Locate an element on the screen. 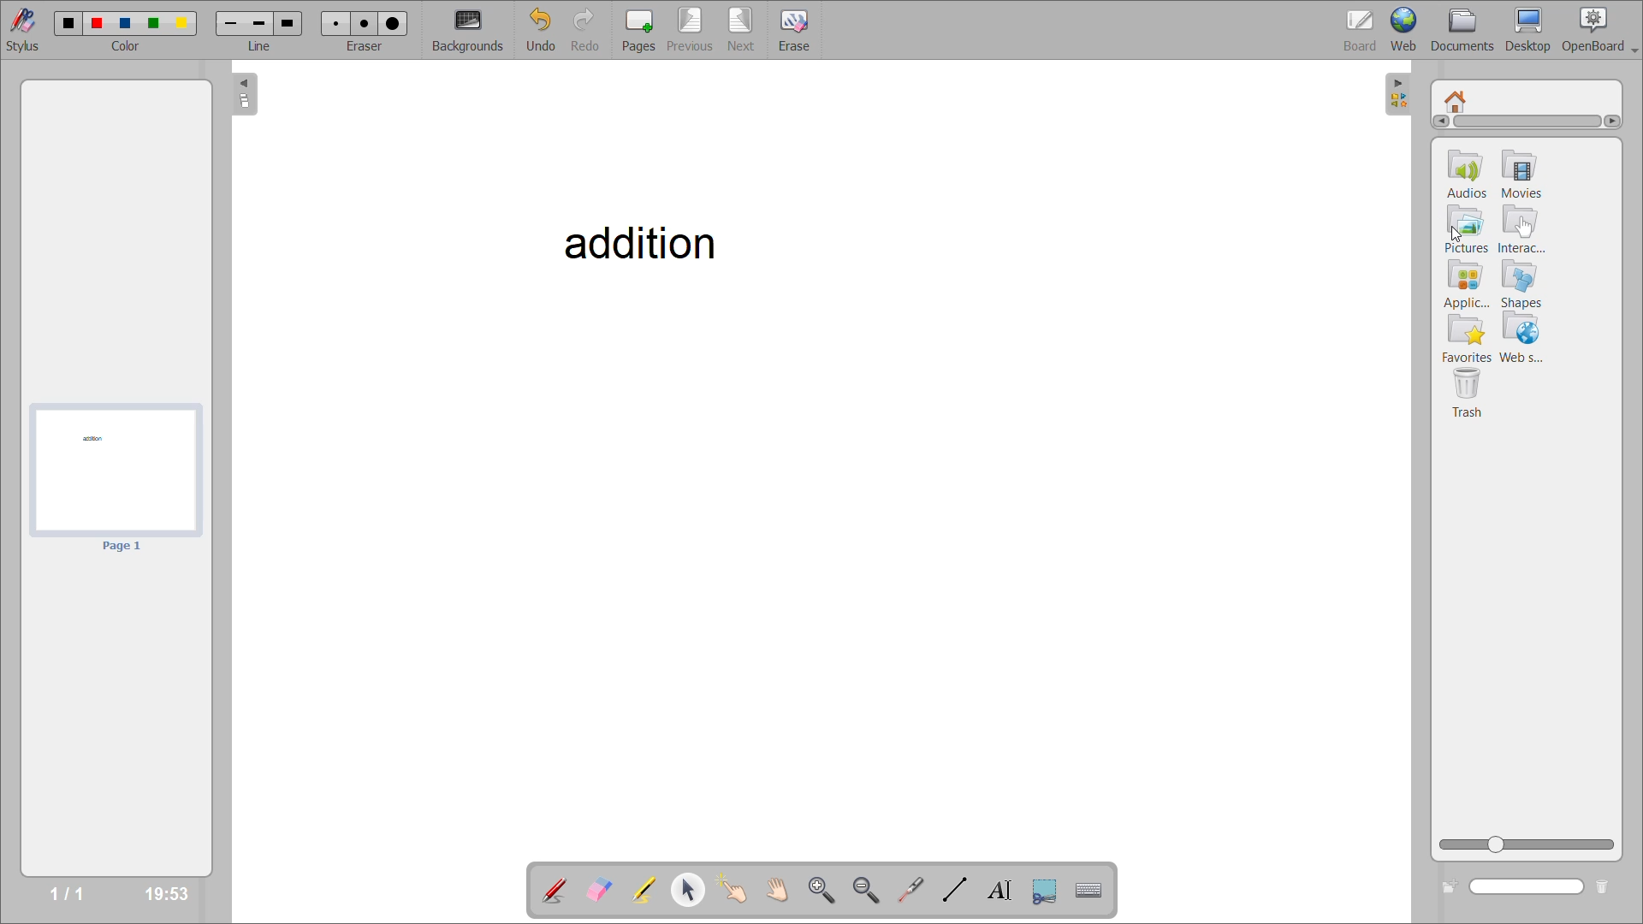  page no/total pages is located at coordinates (67, 891).